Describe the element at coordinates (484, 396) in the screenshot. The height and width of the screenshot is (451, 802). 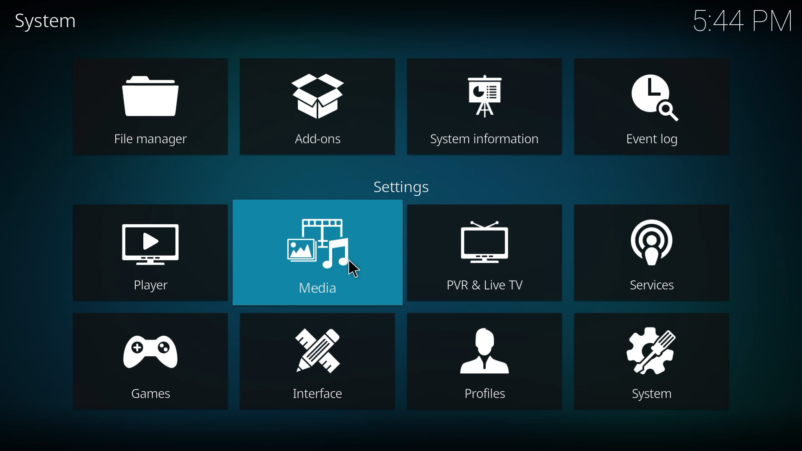
I see `Profiles` at that location.